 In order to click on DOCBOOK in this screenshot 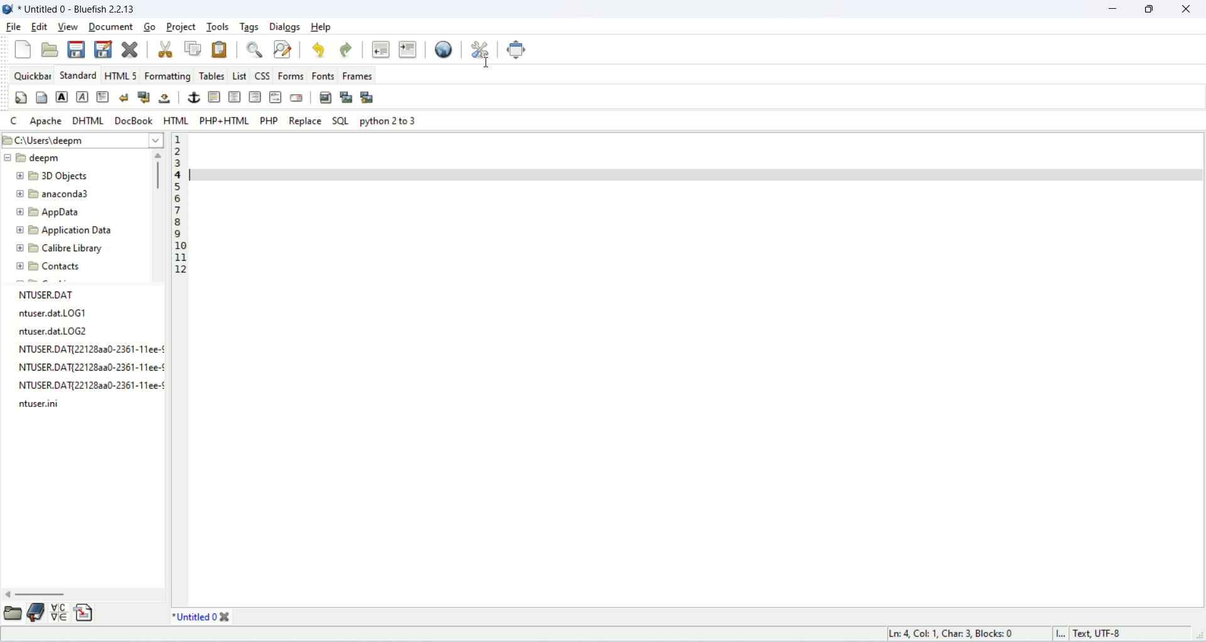, I will do `click(135, 121)`.